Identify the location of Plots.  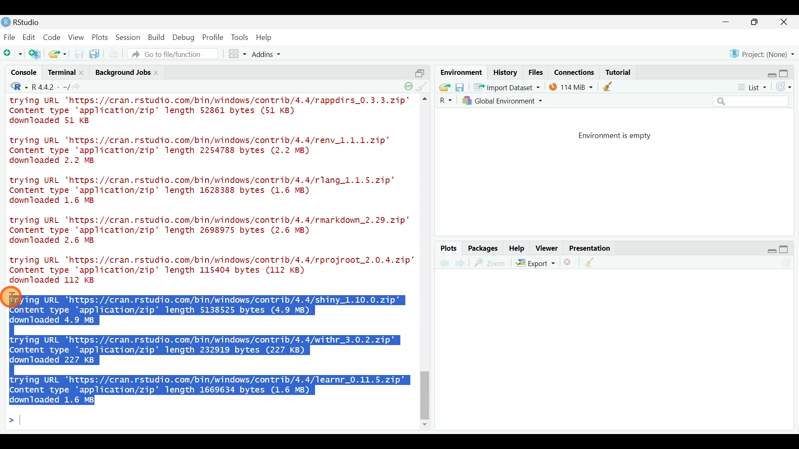
(100, 36).